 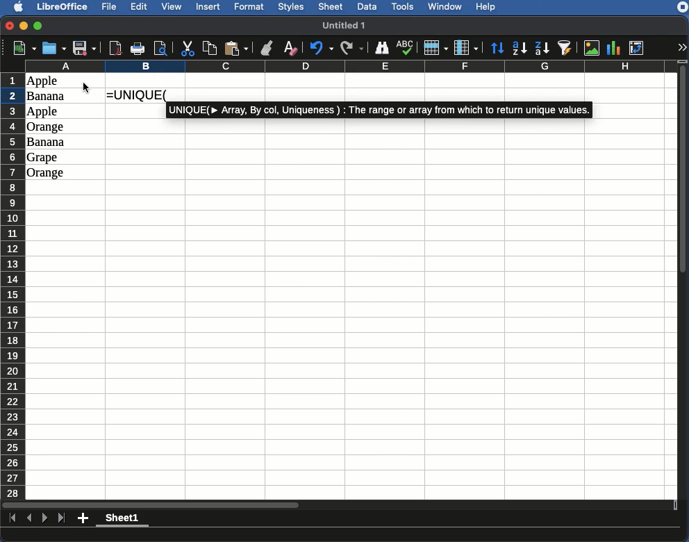 What do you see at coordinates (30, 519) in the screenshot?
I see `Previous sheet` at bounding box center [30, 519].